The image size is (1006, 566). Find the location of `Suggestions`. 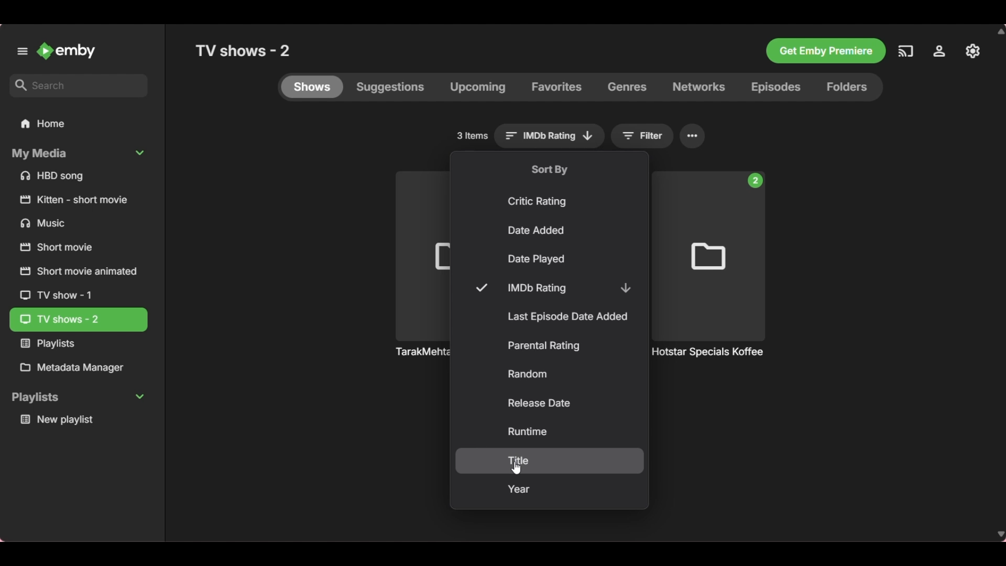

Suggestions is located at coordinates (391, 87).